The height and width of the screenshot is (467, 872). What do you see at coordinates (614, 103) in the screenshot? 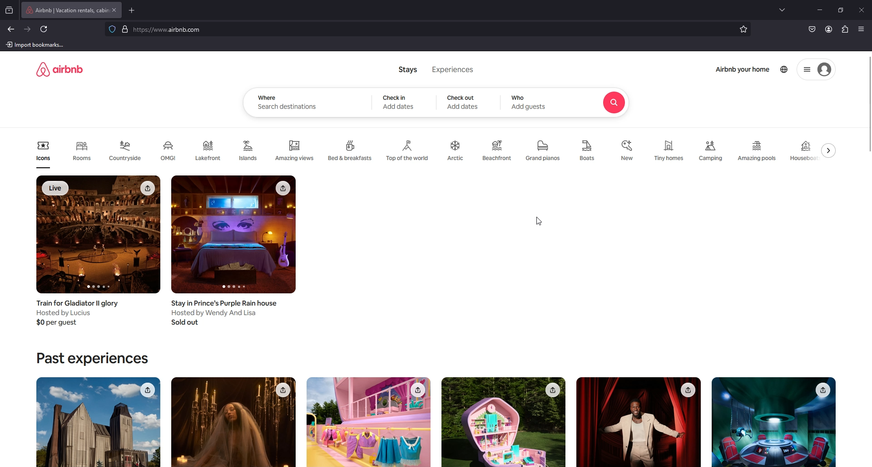
I see `Search icon` at bounding box center [614, 103].